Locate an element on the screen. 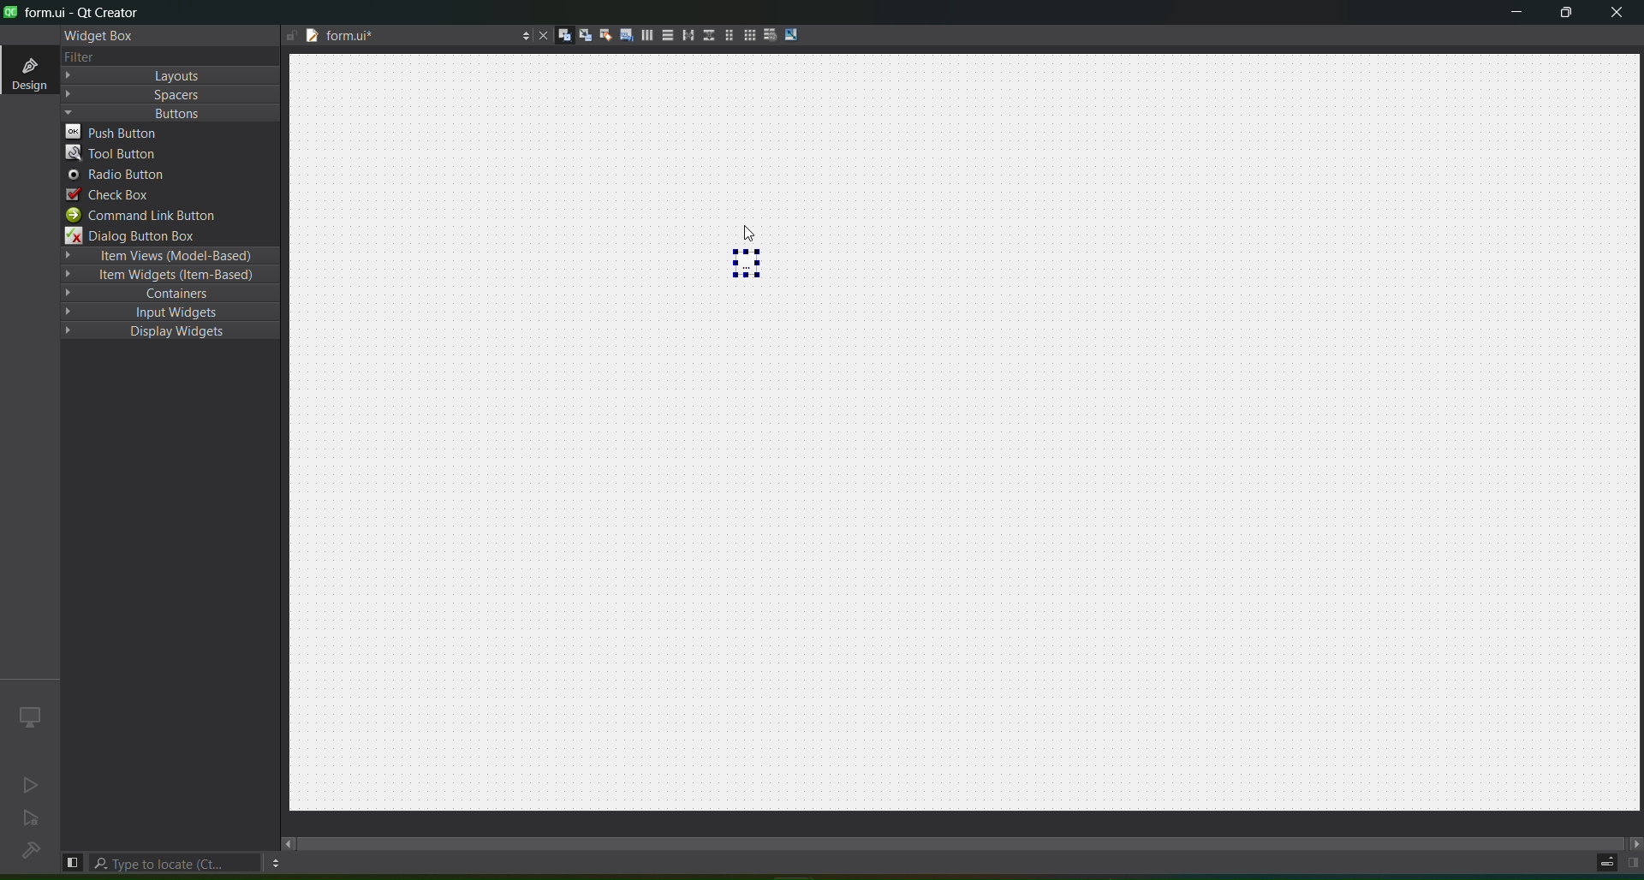 Image resolution: width=1644 pixels, height=880 pixels. Layout in a grid is located at coordinates (748, 35).